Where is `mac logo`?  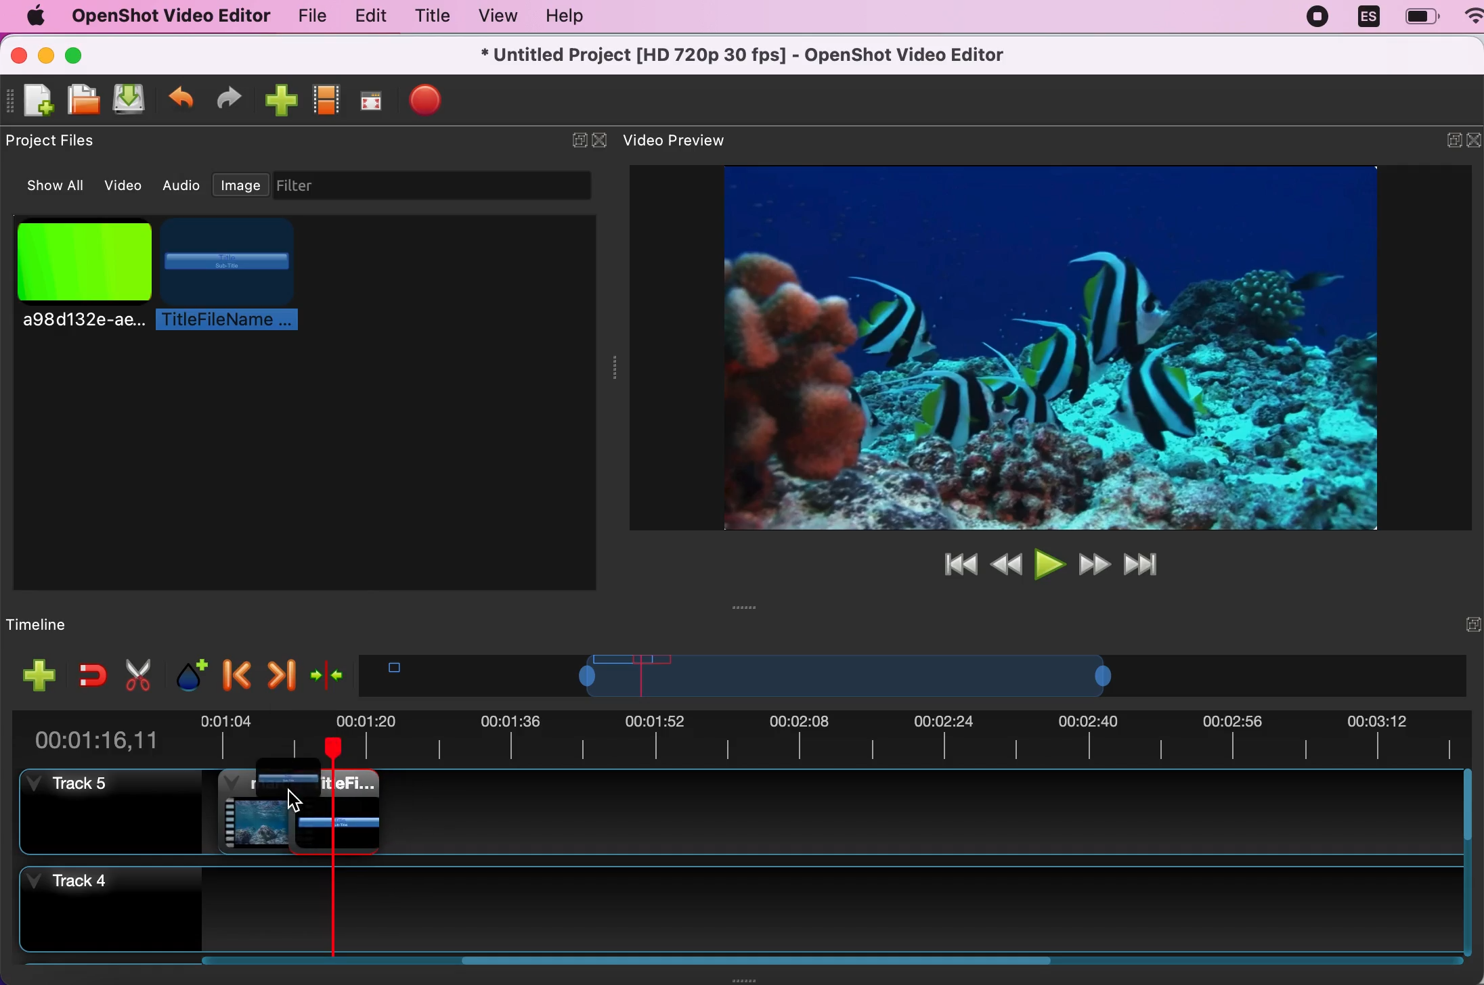 mac logo is located at coordinates (35, 16).